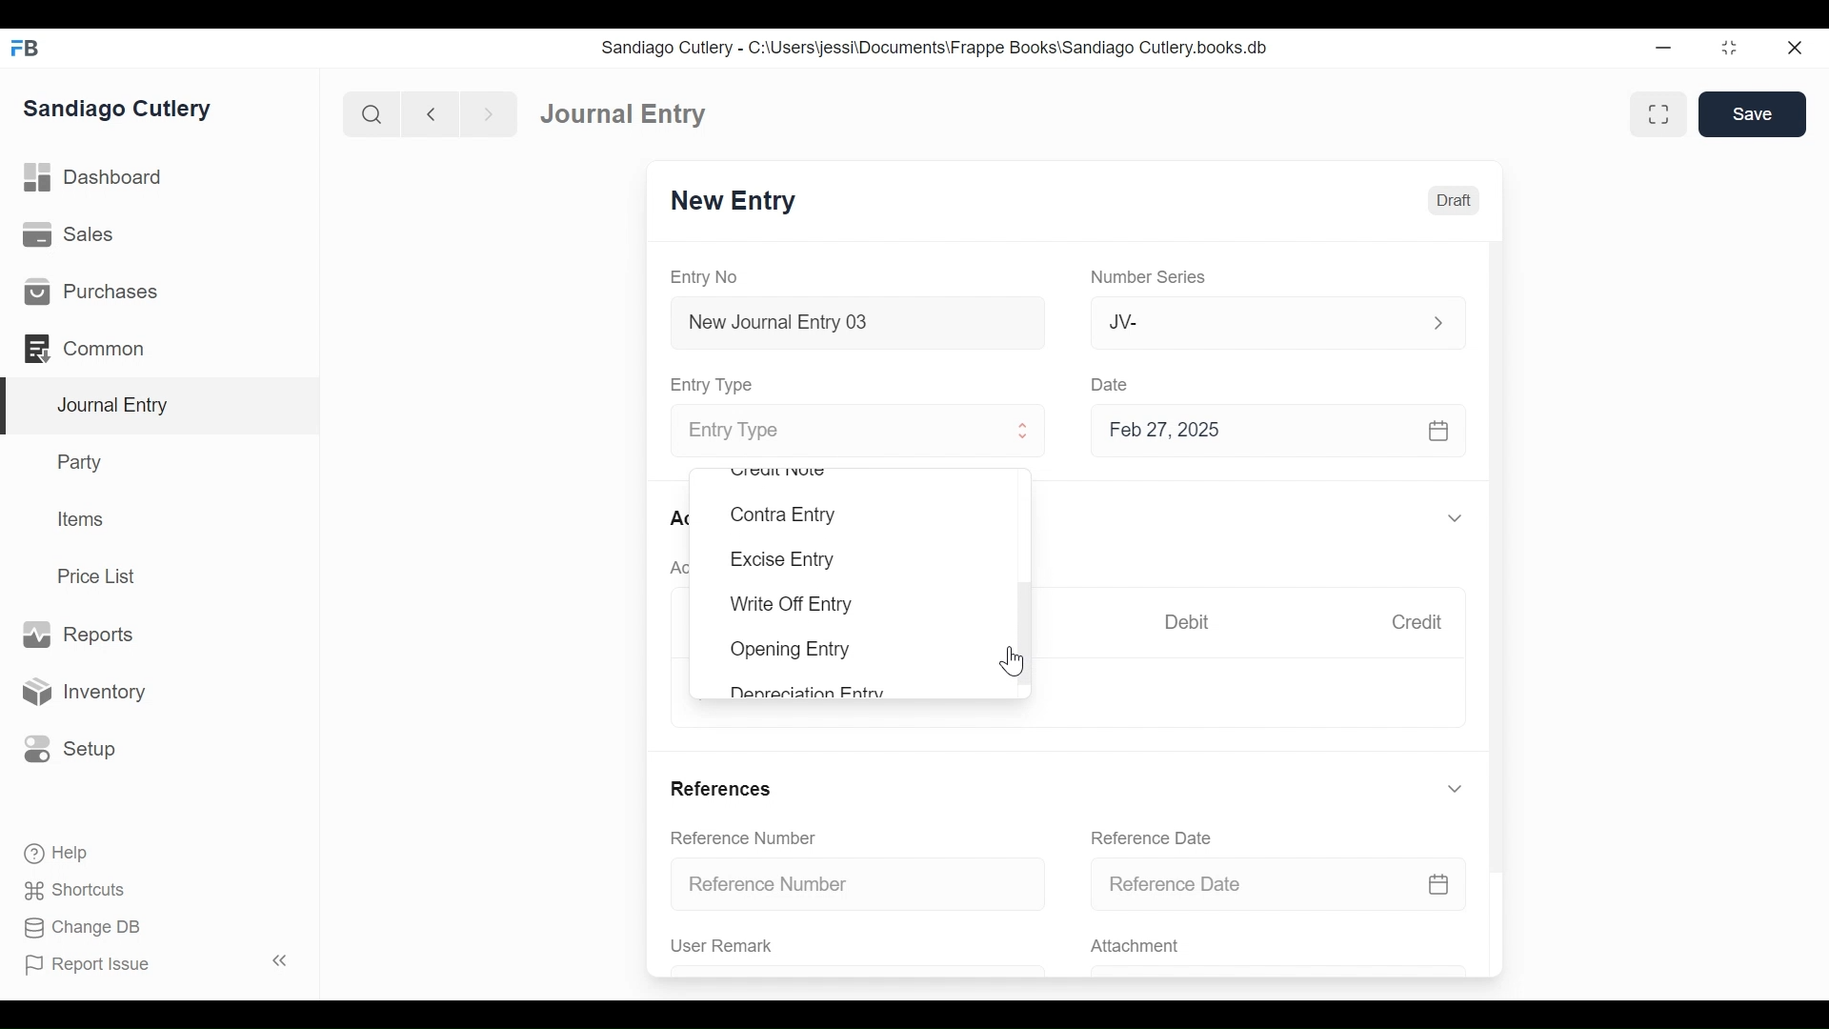 The height and width of the screenshot is (1029, 1829). Describe the element at coordinates (1293, 883) in the screenshot. I see `Reference Date` at that location.